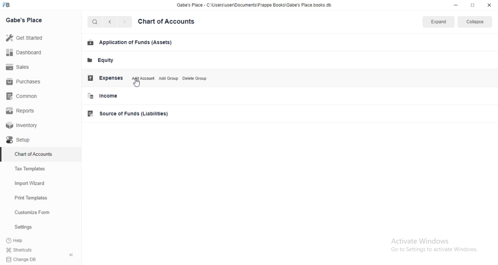  What do you see at coordinates (19, 67) in the screenshot?
I see `Sales` at bounding box center [19, 67].